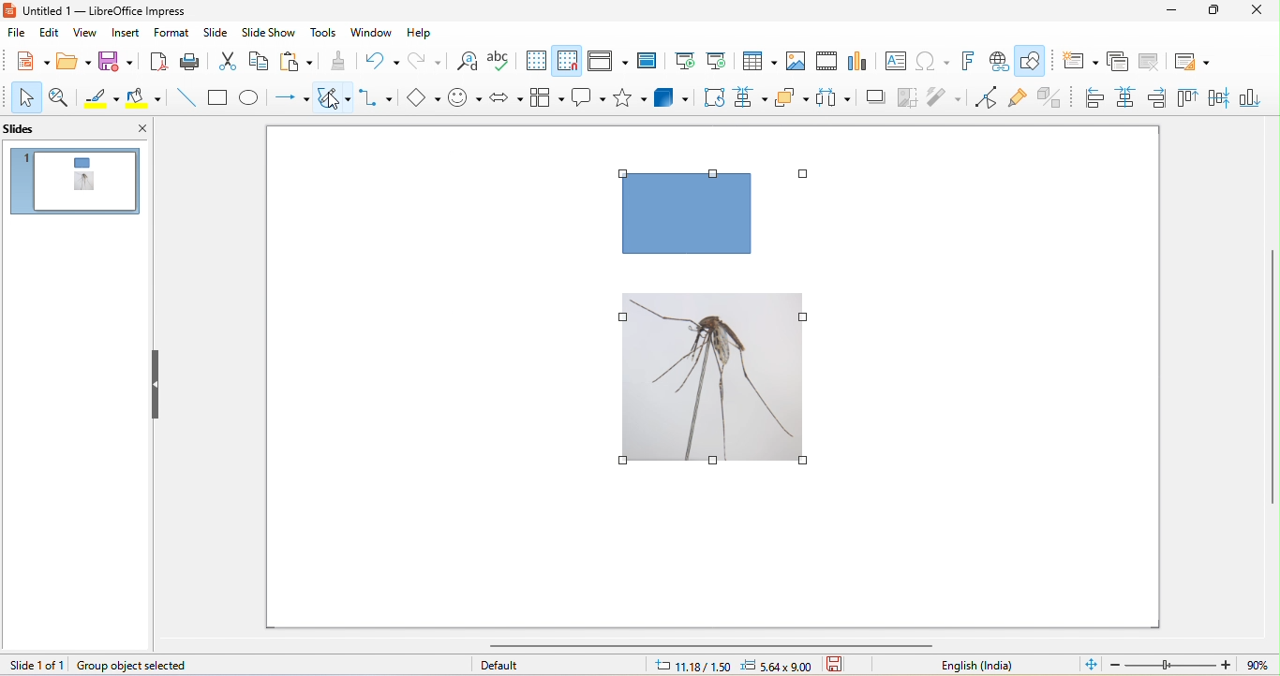 Image resolution: width=1280 pixels, height=676 pixels. I want to click on arrange, so click(794, 99).